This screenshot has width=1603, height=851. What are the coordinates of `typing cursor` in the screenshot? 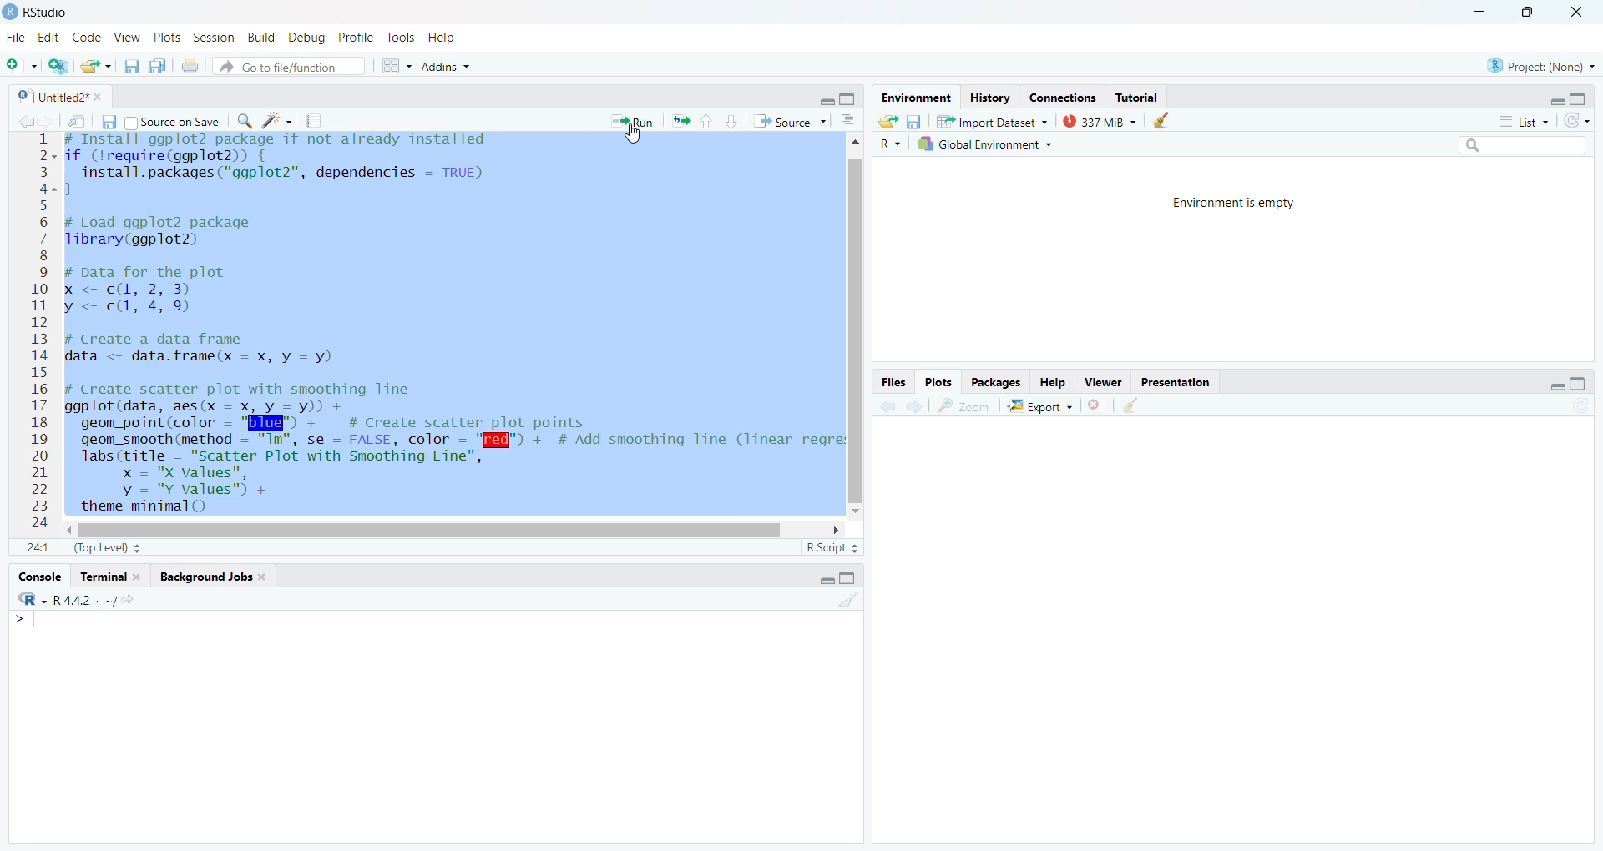 It's located at (31, 624).